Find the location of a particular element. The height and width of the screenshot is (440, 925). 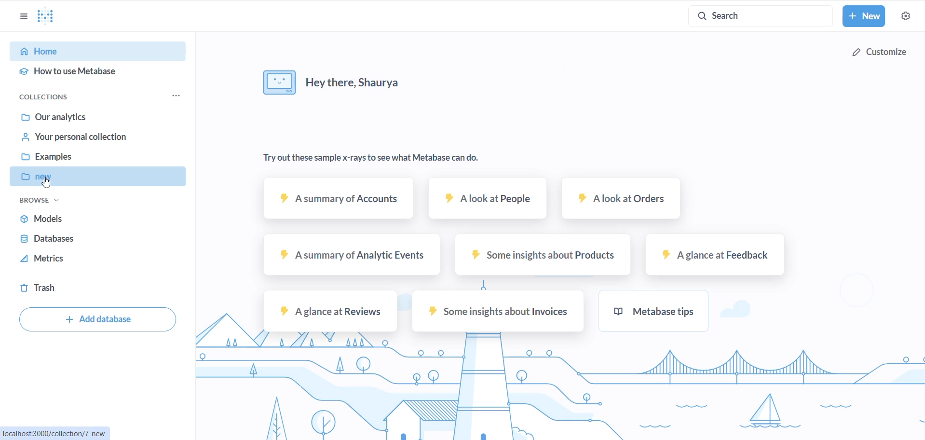

close sidebar is located at coordinates (20, 16).